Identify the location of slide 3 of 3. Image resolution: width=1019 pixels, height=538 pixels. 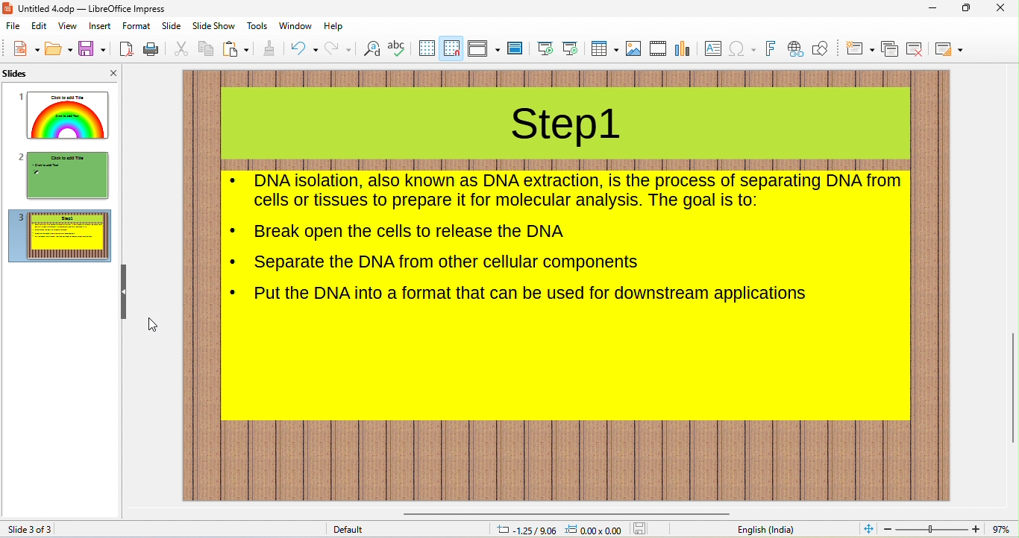
(32, 529).